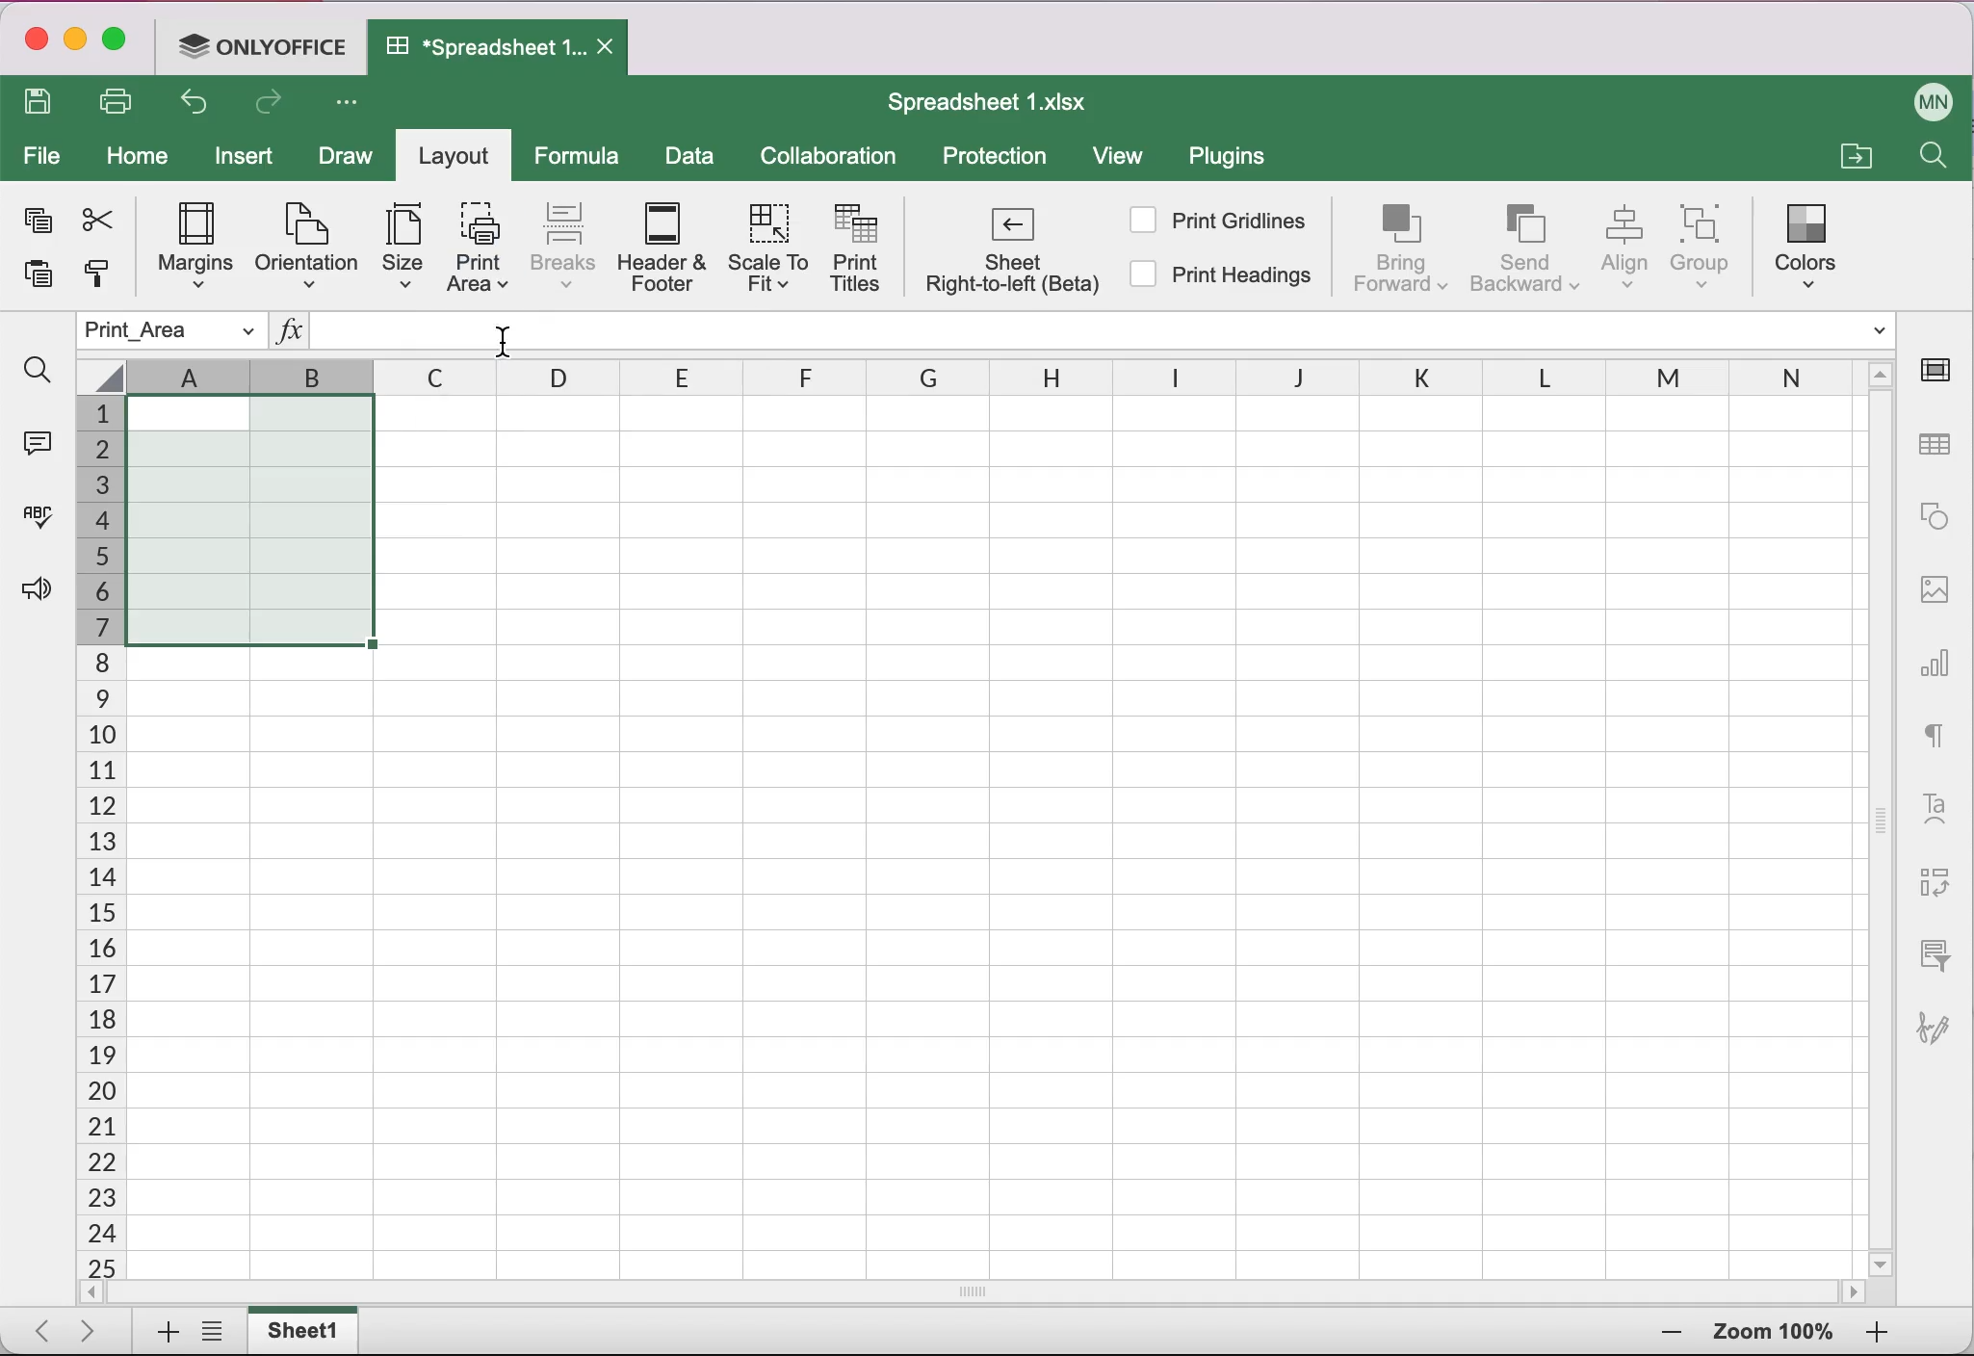  I want to click on close, so click(34, 42).